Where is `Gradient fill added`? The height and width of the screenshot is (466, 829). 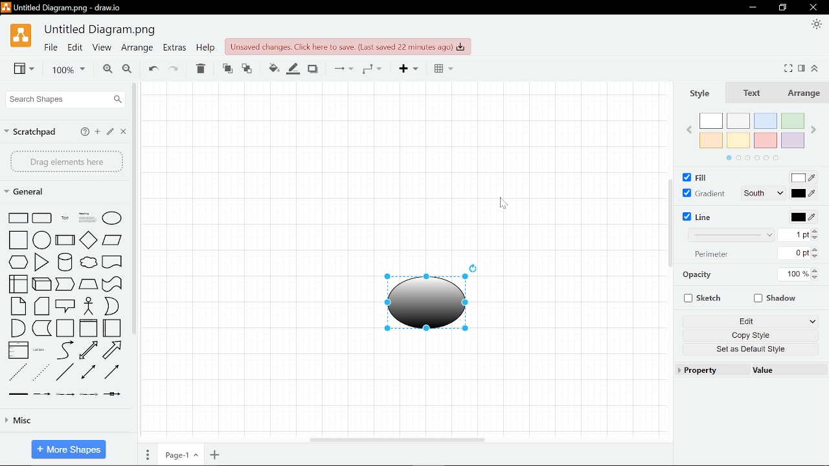
Gradient fill added is located at coordinates (427, 303).